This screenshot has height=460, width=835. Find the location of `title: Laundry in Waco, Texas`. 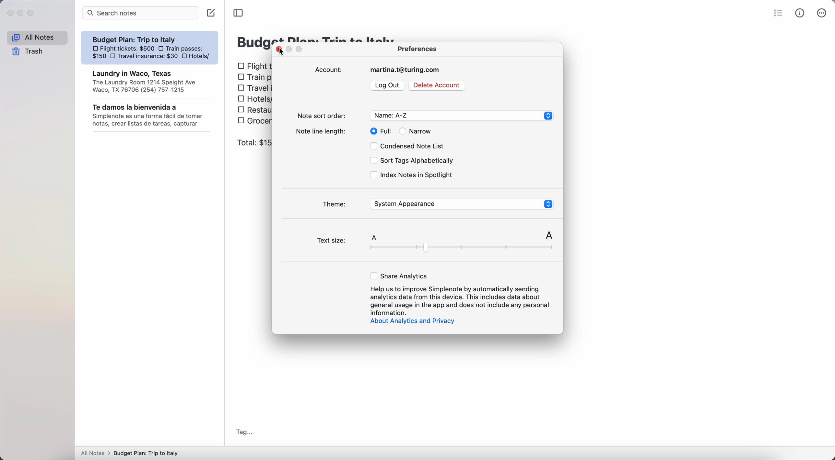

title: Laundry in Waco, Texas is located at coordinates (253, 40).